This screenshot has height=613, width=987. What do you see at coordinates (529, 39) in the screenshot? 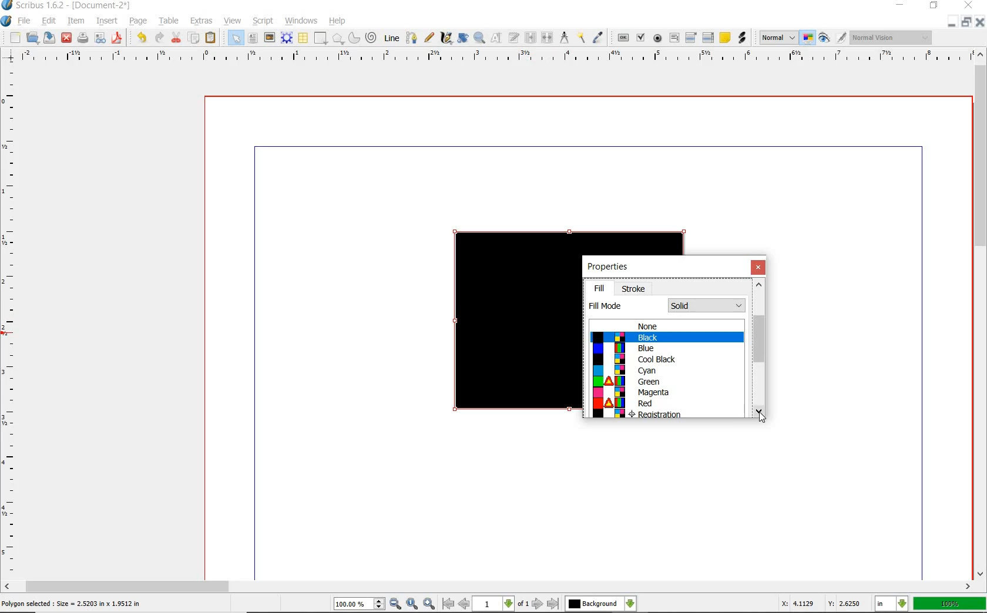
I see `link text frames` at bounding box center [529, 39].